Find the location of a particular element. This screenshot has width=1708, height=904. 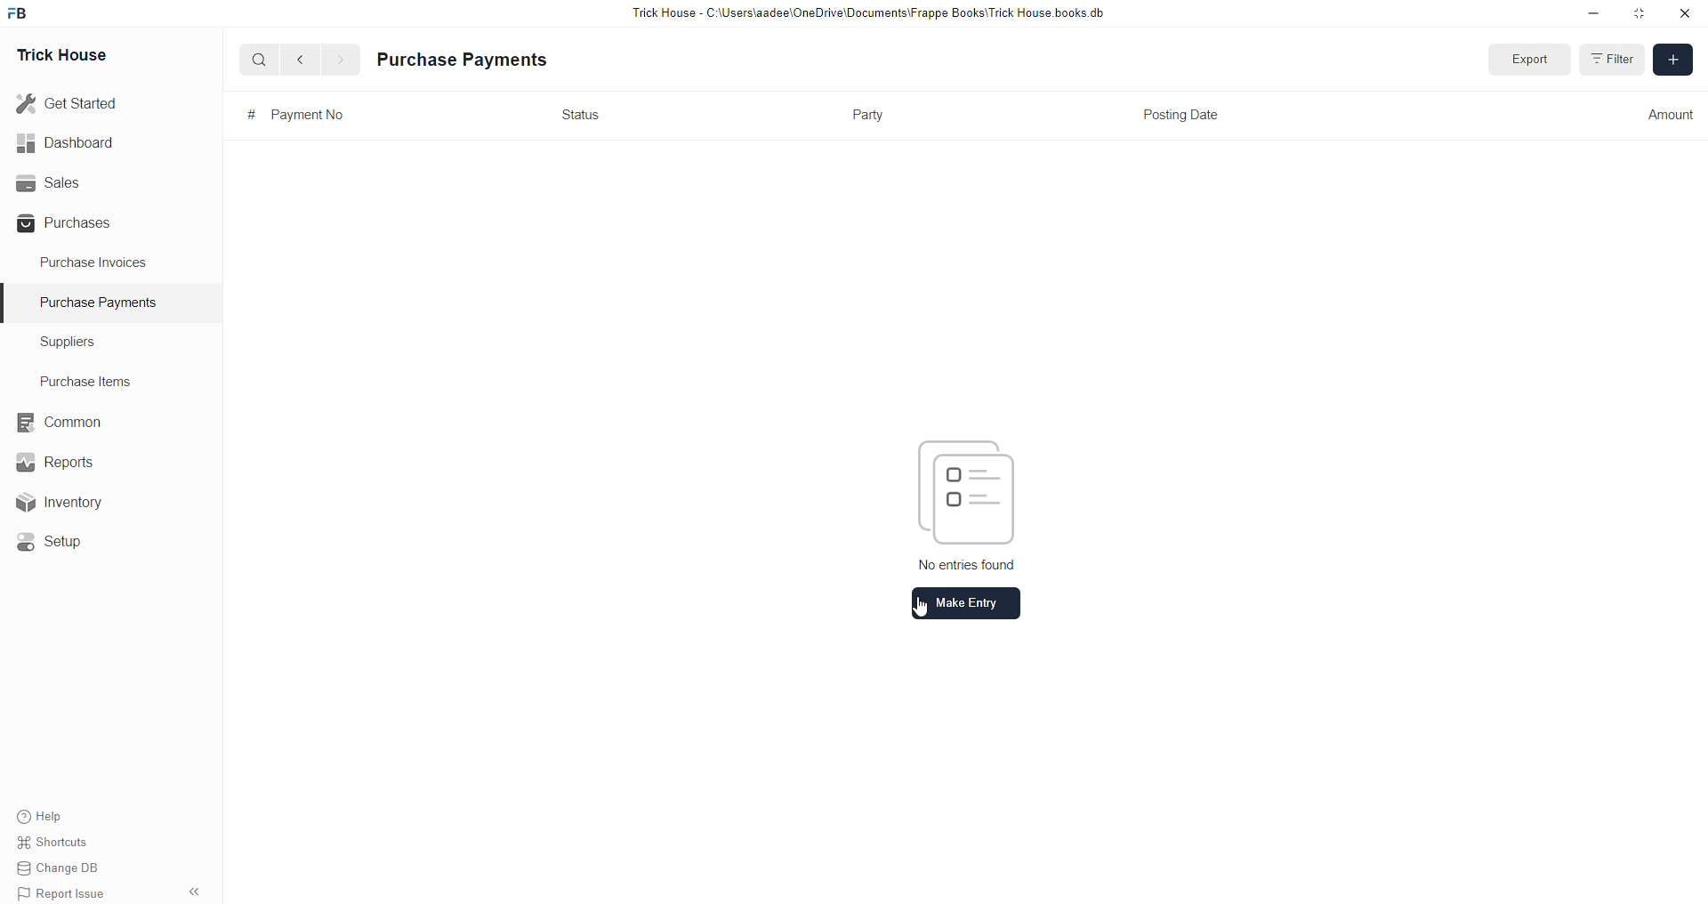

minimise down is located at coordinates (1591, 13).